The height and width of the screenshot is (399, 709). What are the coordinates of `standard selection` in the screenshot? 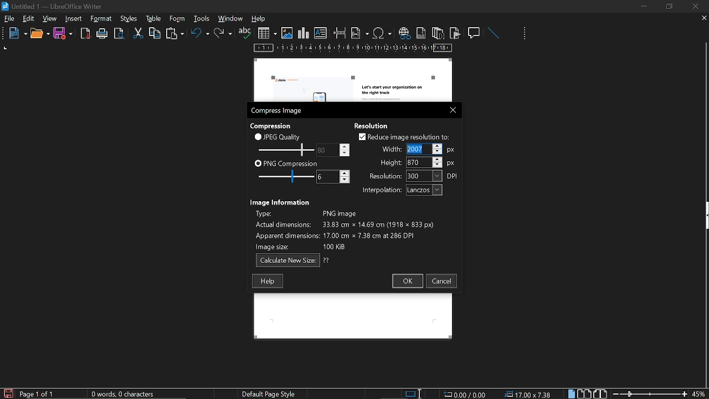 It's located at (414, 393).